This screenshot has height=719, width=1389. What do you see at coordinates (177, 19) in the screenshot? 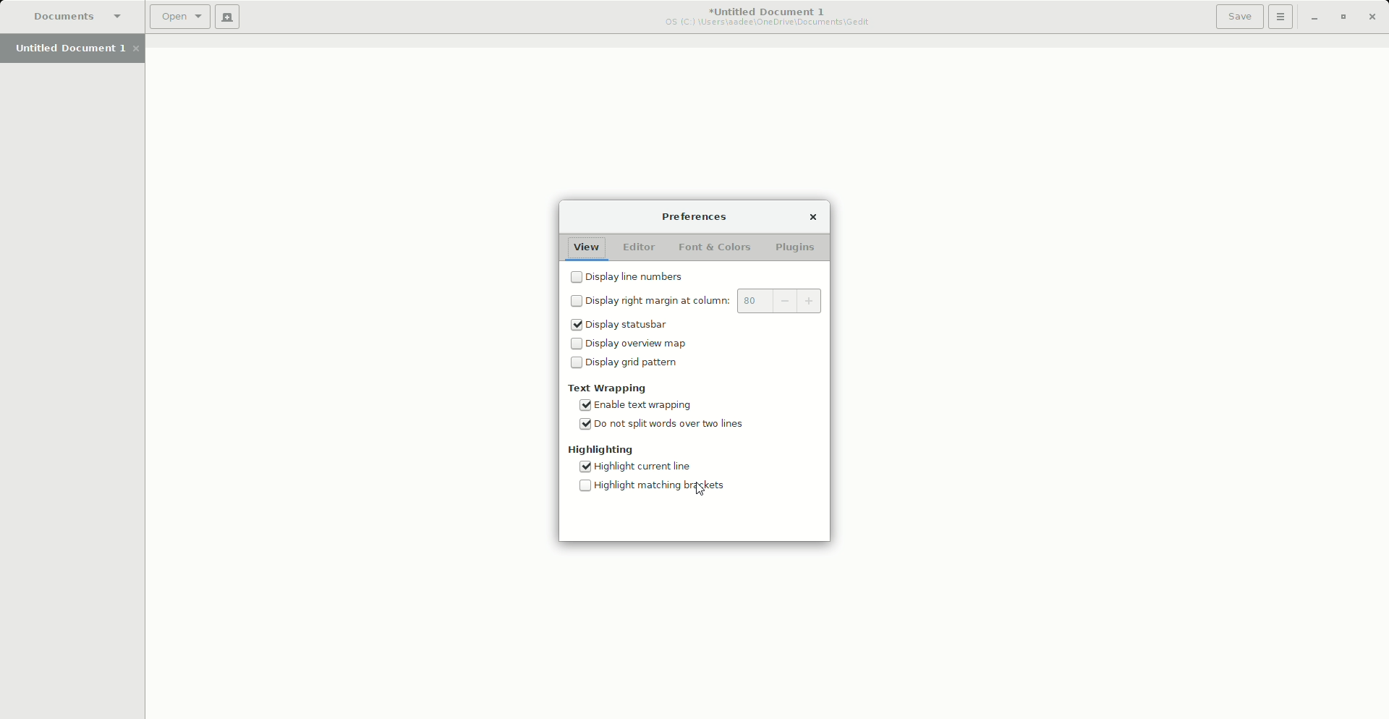
I see `Open` at bounding box center [177, 19].